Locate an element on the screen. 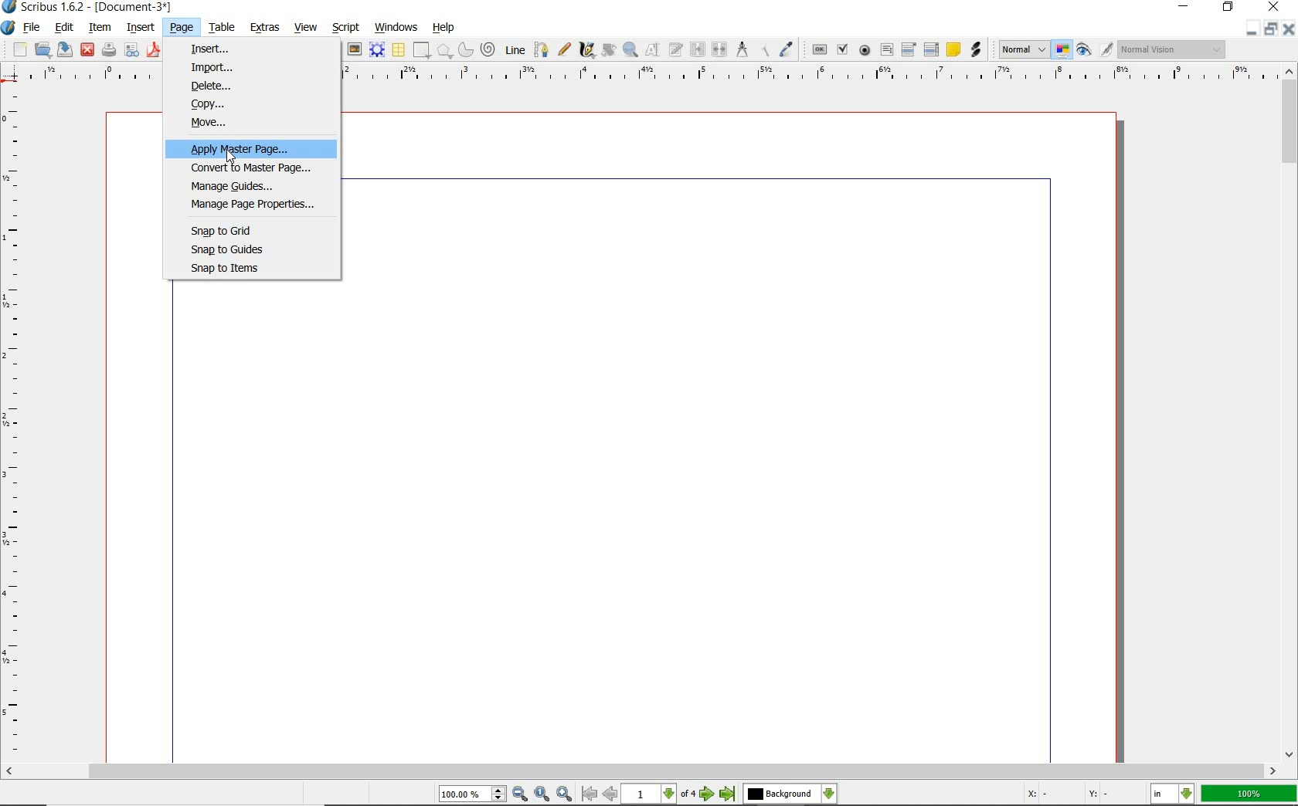 The image size is (1298, 806). rotate item is located at coordinates (607, 49).